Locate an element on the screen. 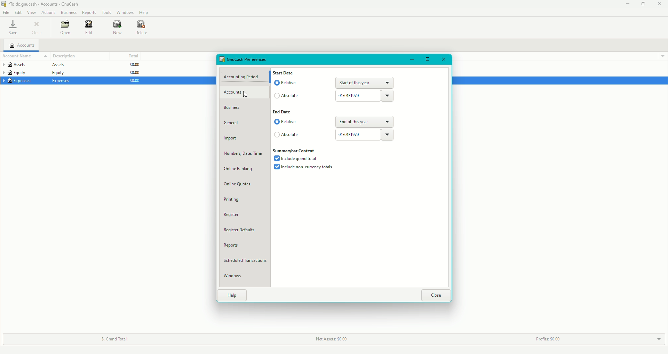  Accounting period is located at coordinates (244, 77).